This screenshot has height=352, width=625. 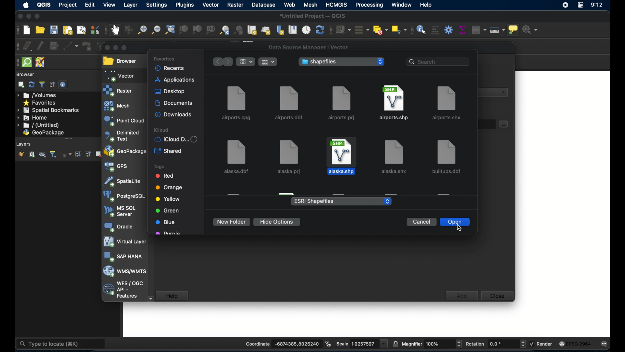 What do you see at coordinates (432, 343) in the screenshot?
I see `magnifier` at bounding box center [432, 343].